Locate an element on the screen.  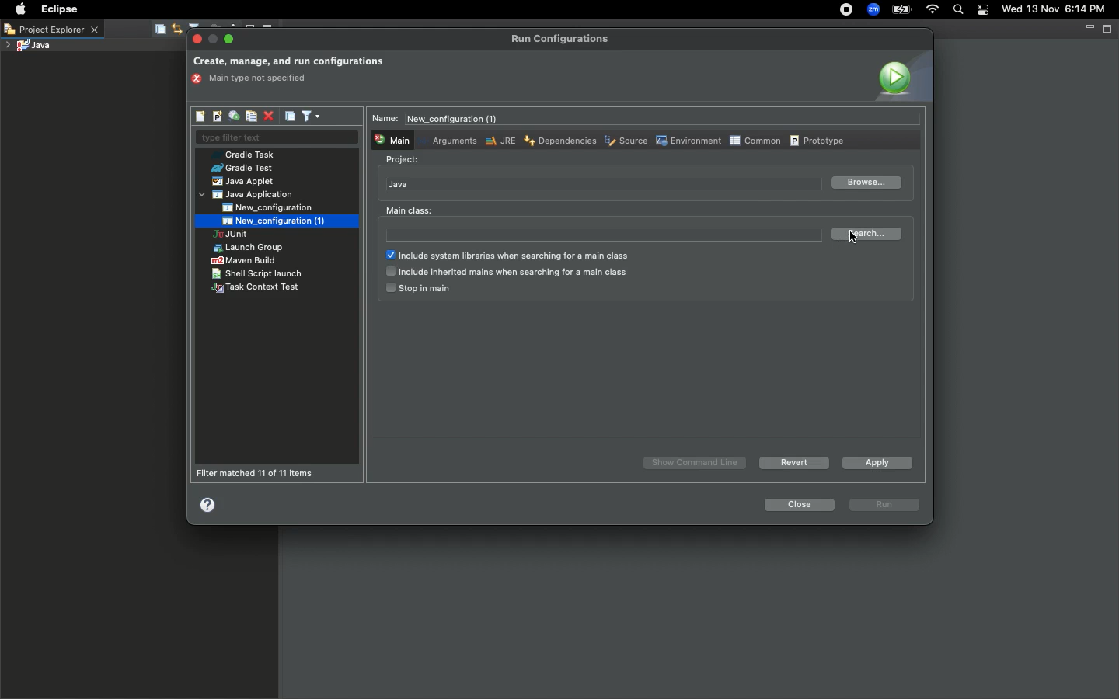
Prototype is located at coordinates (819, 140).